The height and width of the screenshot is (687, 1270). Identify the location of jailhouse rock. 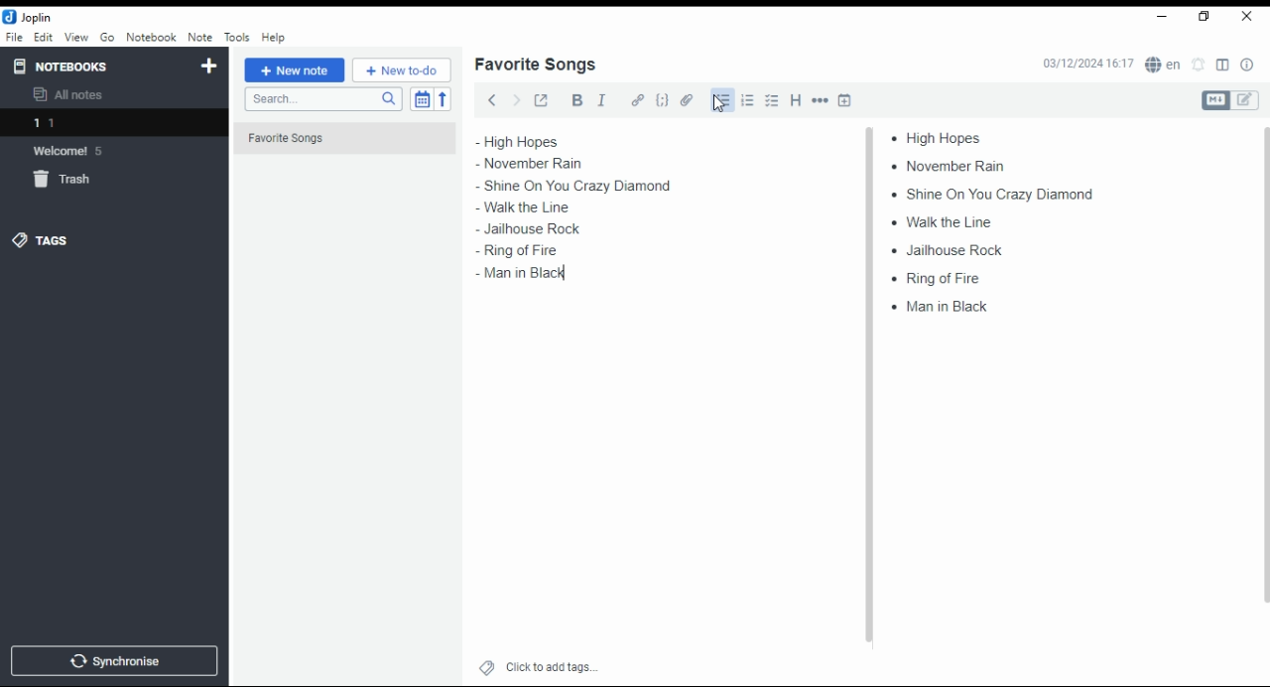
(951, 251).